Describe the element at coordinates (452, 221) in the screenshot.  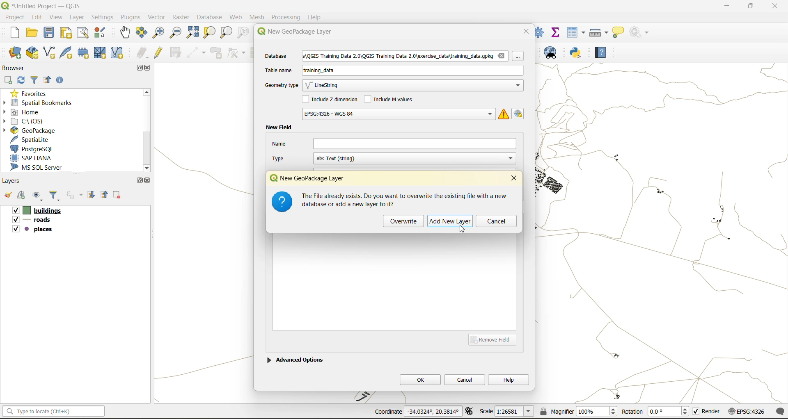
I see `add new layer` at that location.